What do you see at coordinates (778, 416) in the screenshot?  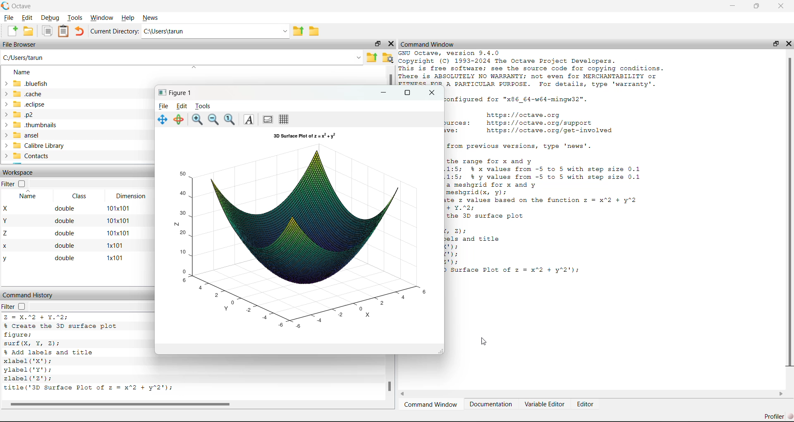 I see `Profiler` at bounding box center [778, 416].